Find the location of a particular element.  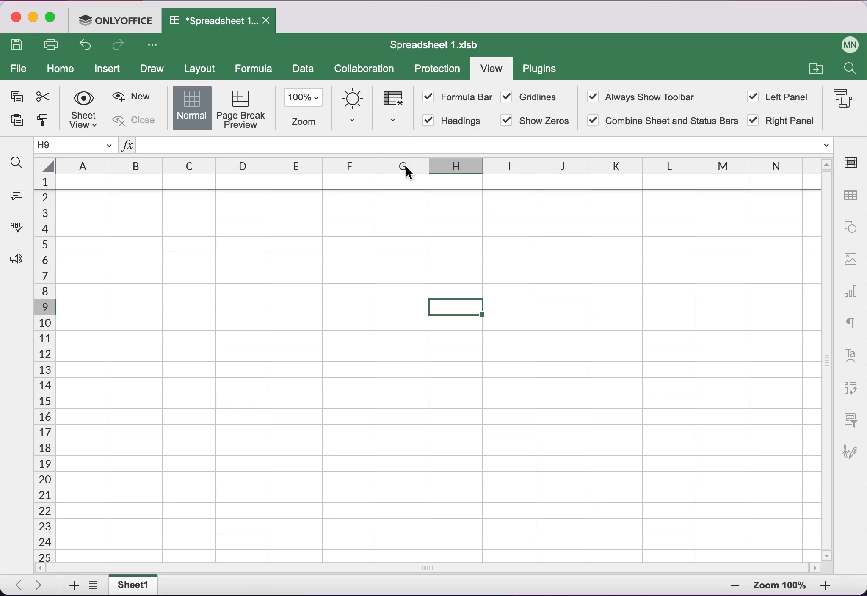

minimize is located at coordinates (33, 17).